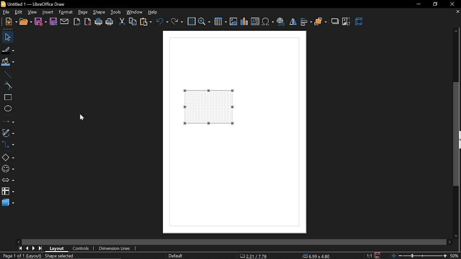  I want to click on view, so click(33, 12).